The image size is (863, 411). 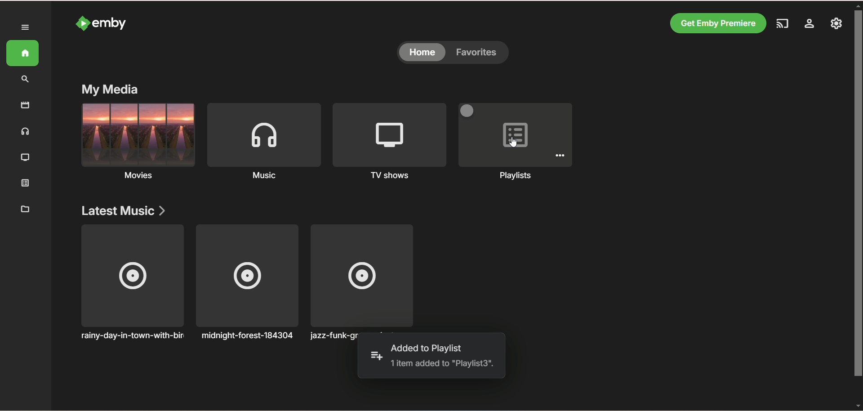 I want to click on Music, so click(x=263, y=144).